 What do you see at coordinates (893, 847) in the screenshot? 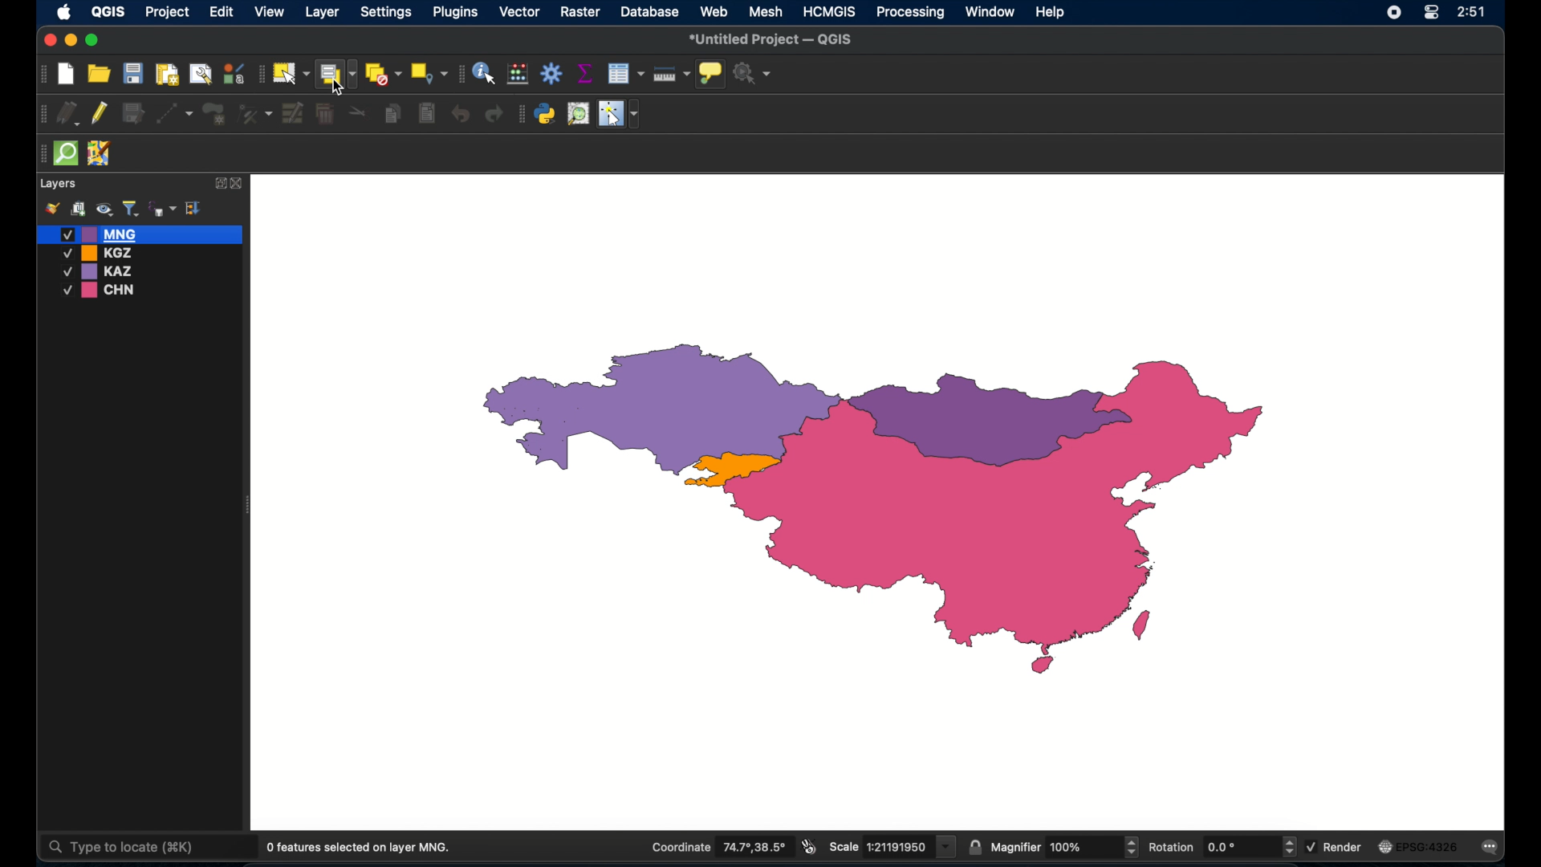
I see `scale 1:21191950` at bounding box center [893, 847].